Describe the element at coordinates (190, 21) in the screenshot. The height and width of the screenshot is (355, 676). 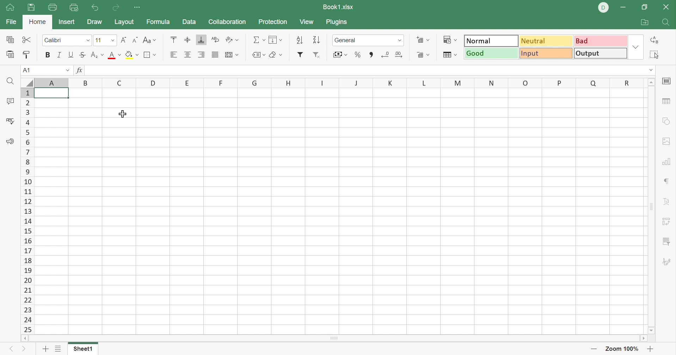
I see `Data` at that location.